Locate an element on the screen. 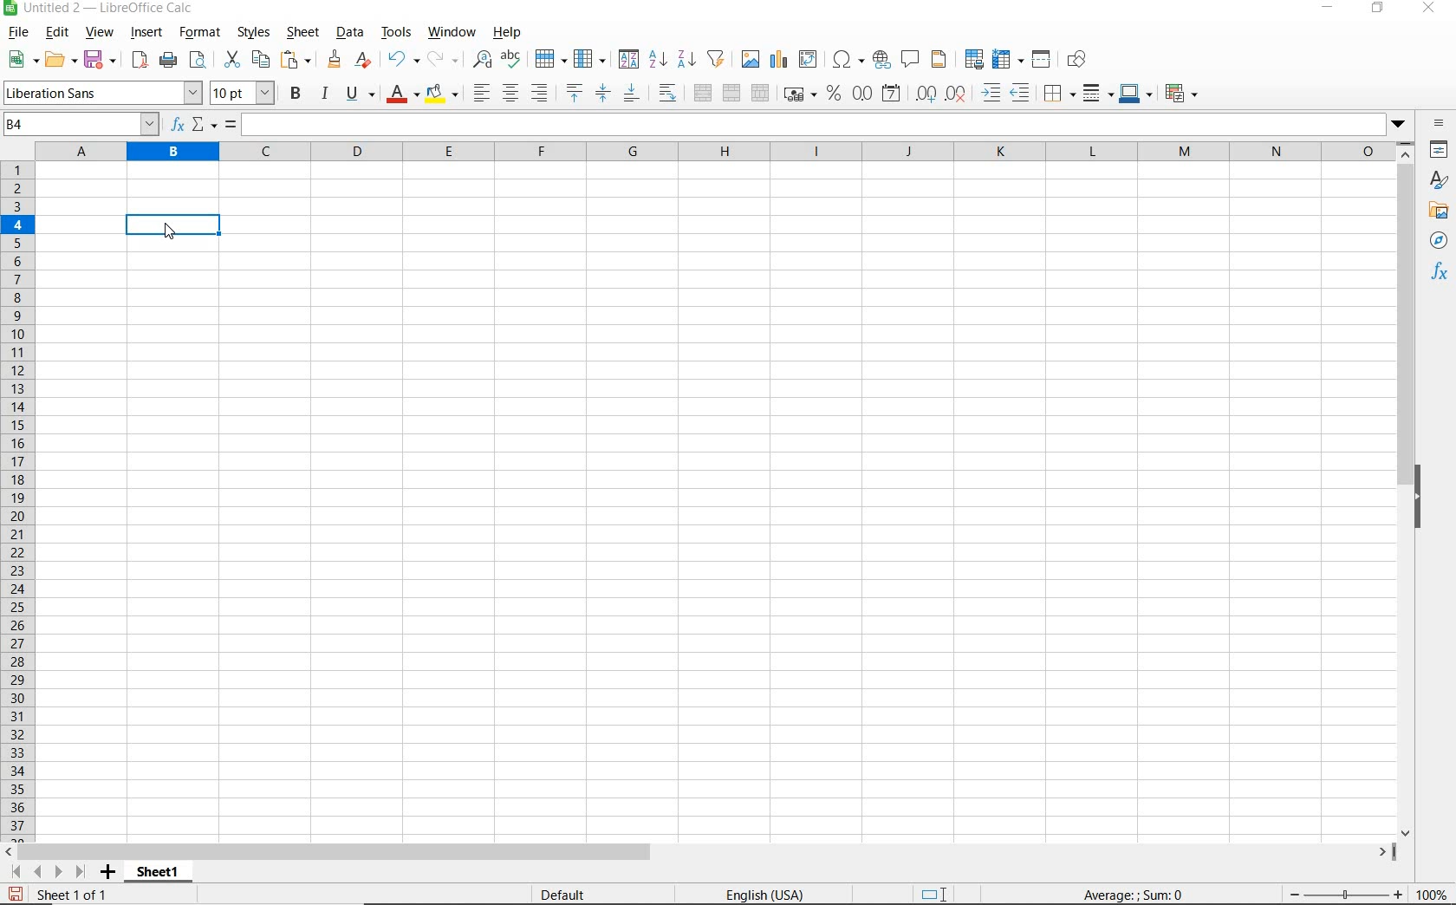  delete decimal place is located at coordinates (956, 93).